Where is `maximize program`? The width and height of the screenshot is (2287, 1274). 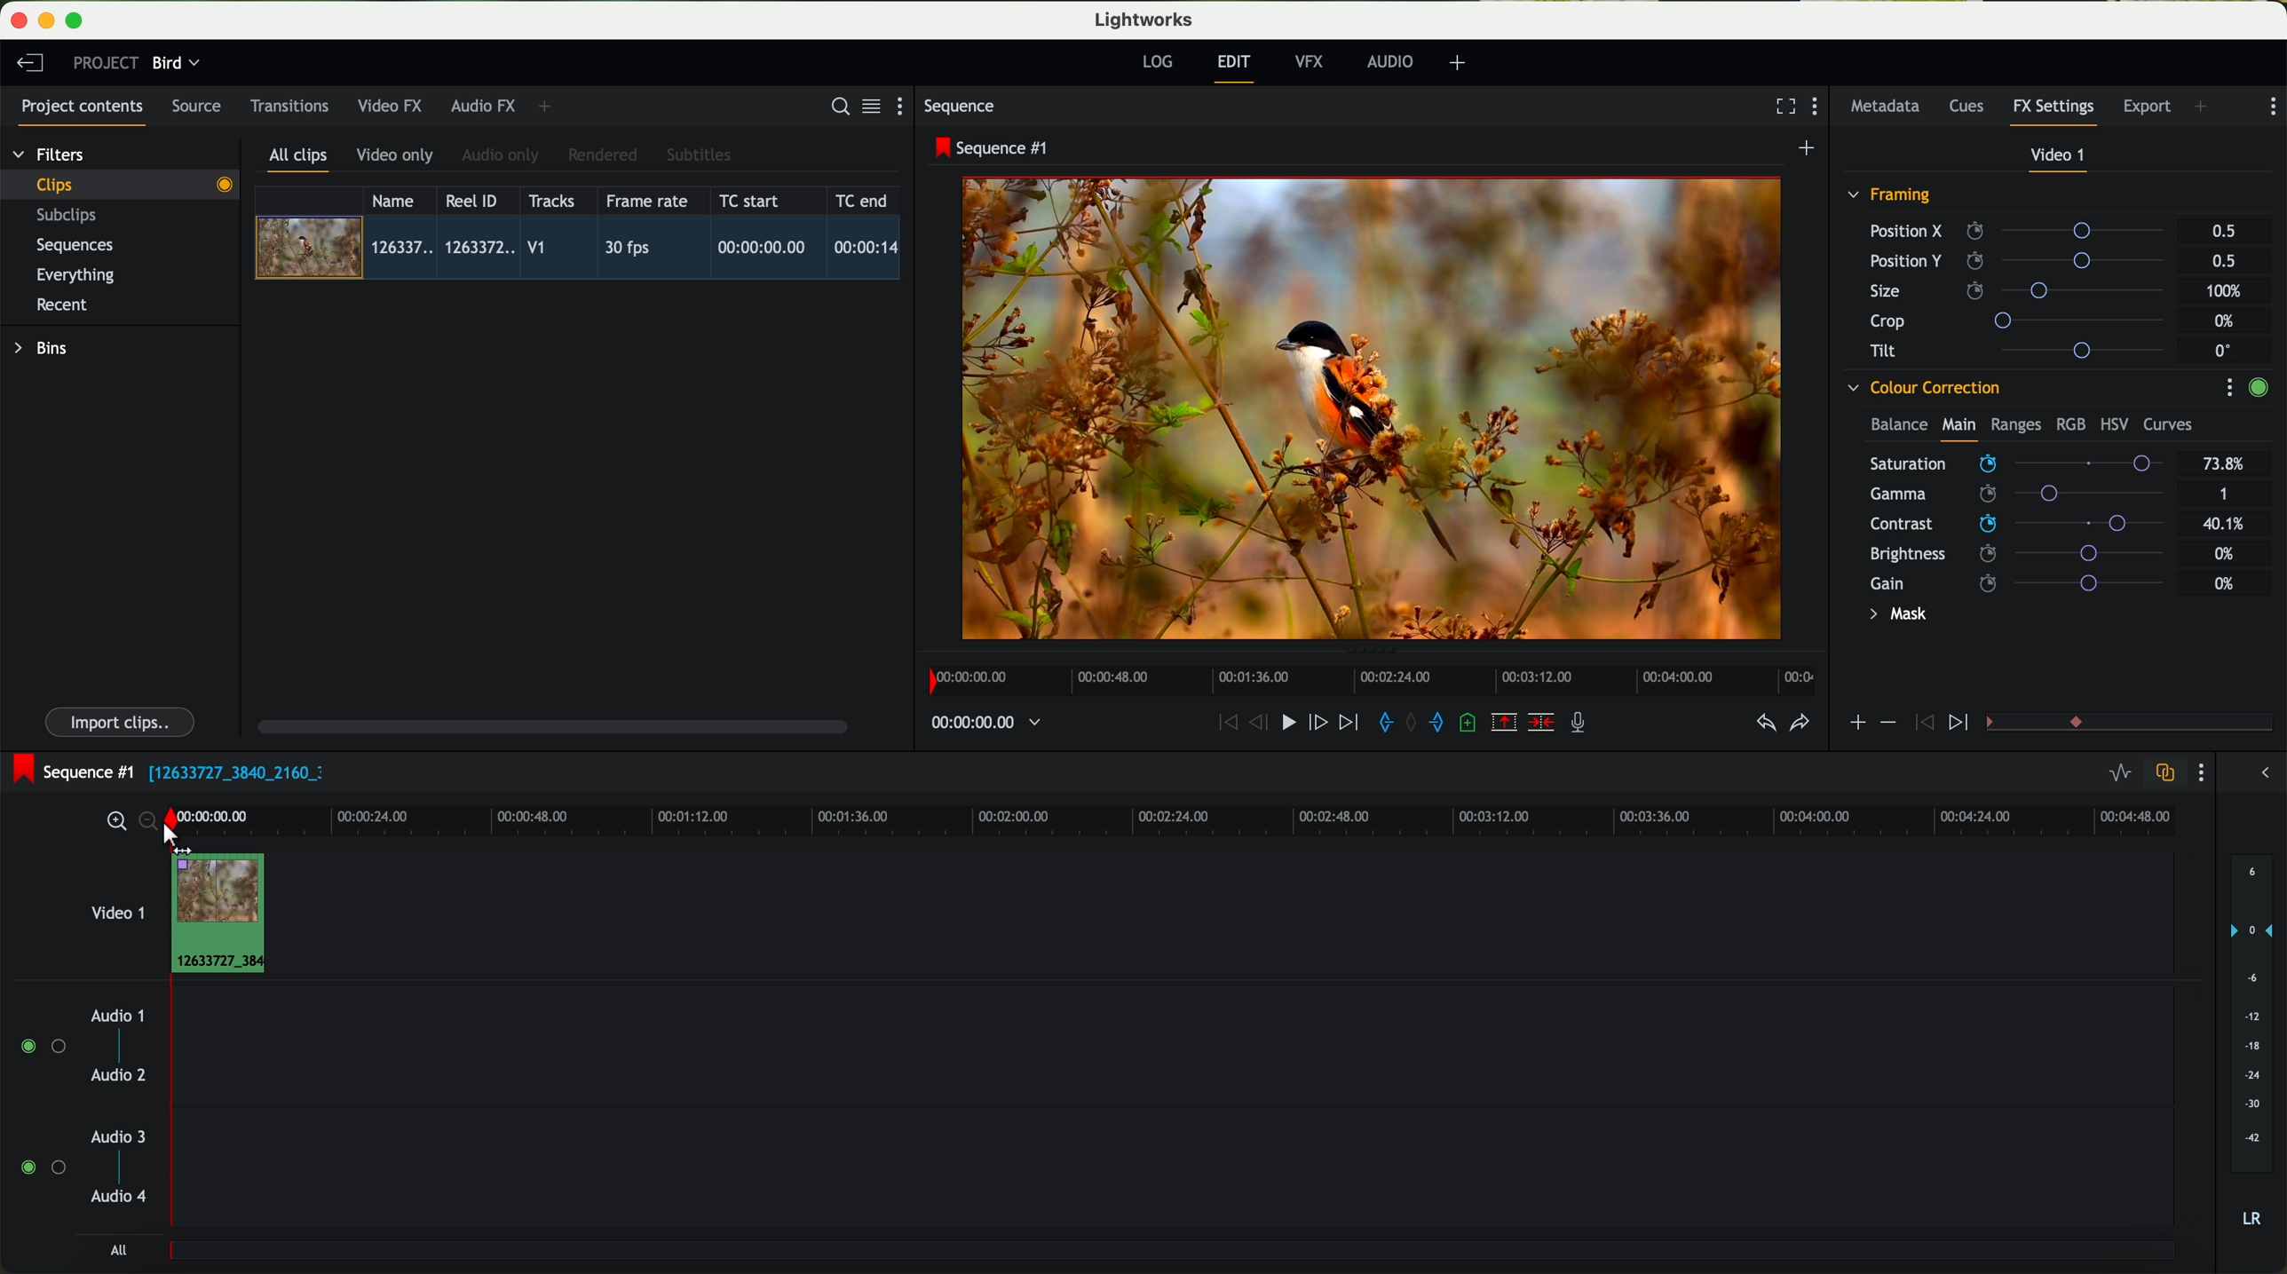
maximize program is located at coordinates (77, 21).